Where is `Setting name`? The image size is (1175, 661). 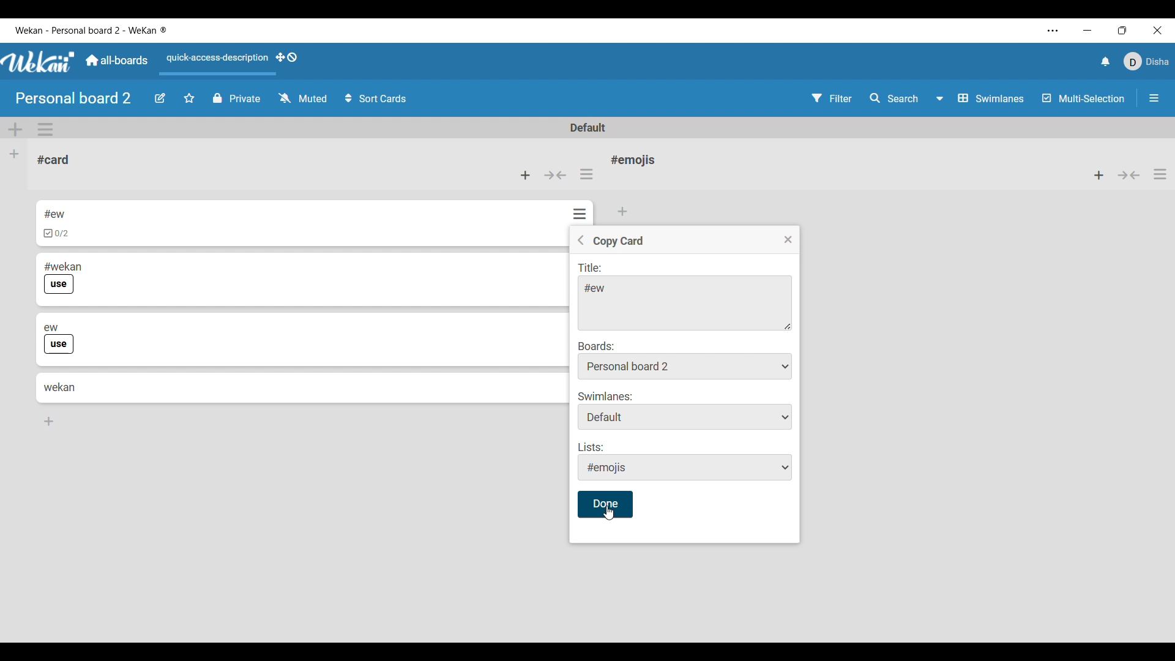 Setting name is located at coordinates (618, 242).